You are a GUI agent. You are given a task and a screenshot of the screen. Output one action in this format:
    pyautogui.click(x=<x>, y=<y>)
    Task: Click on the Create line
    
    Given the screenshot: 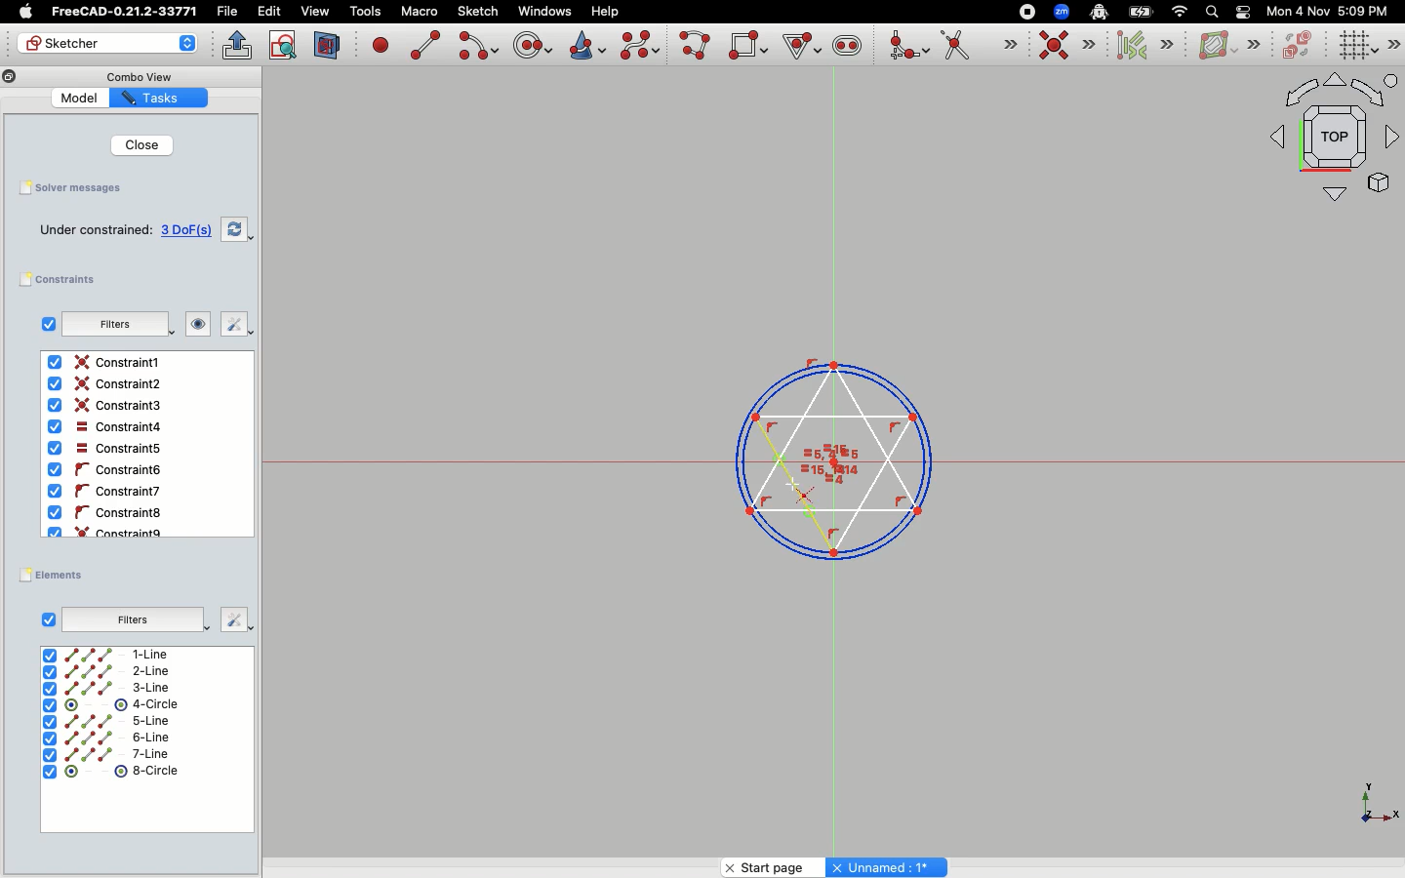 What is the action you would take?
    pyautogui.click(x=425, y=45)
    